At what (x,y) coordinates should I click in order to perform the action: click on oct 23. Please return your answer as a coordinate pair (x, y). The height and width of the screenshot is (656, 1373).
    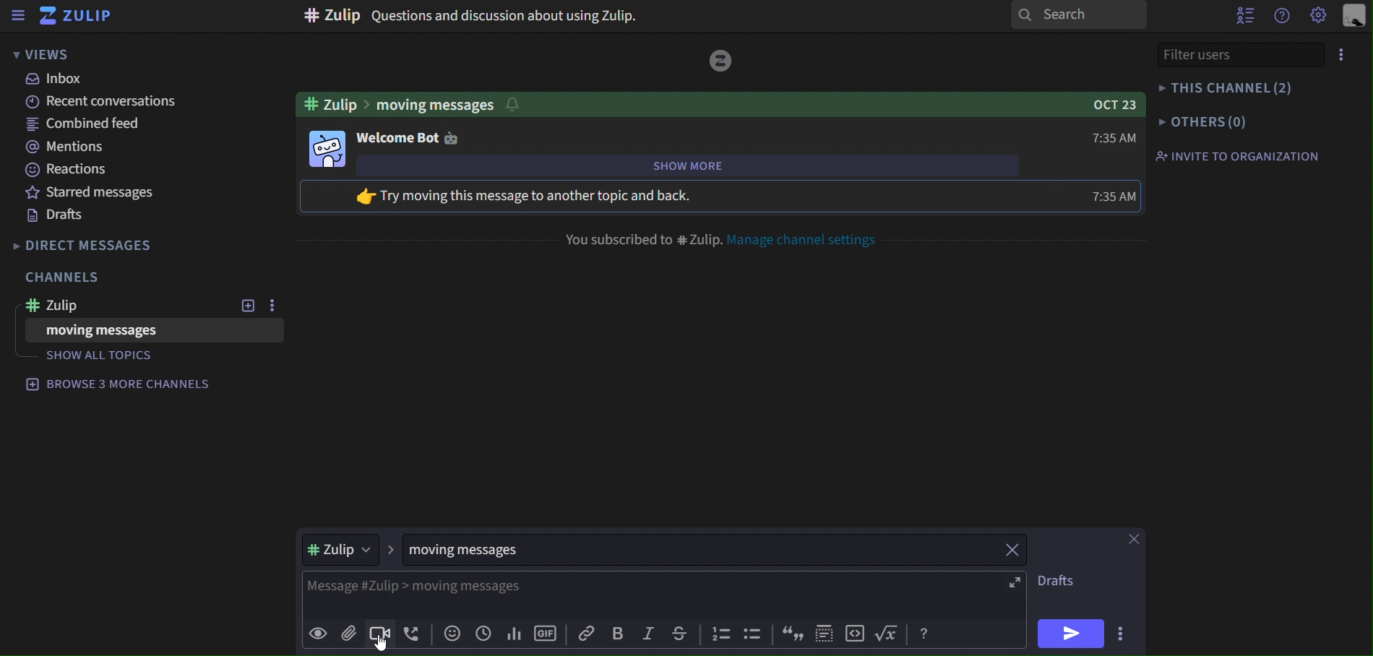
    Looking at the image, I should click on (1109, 103).